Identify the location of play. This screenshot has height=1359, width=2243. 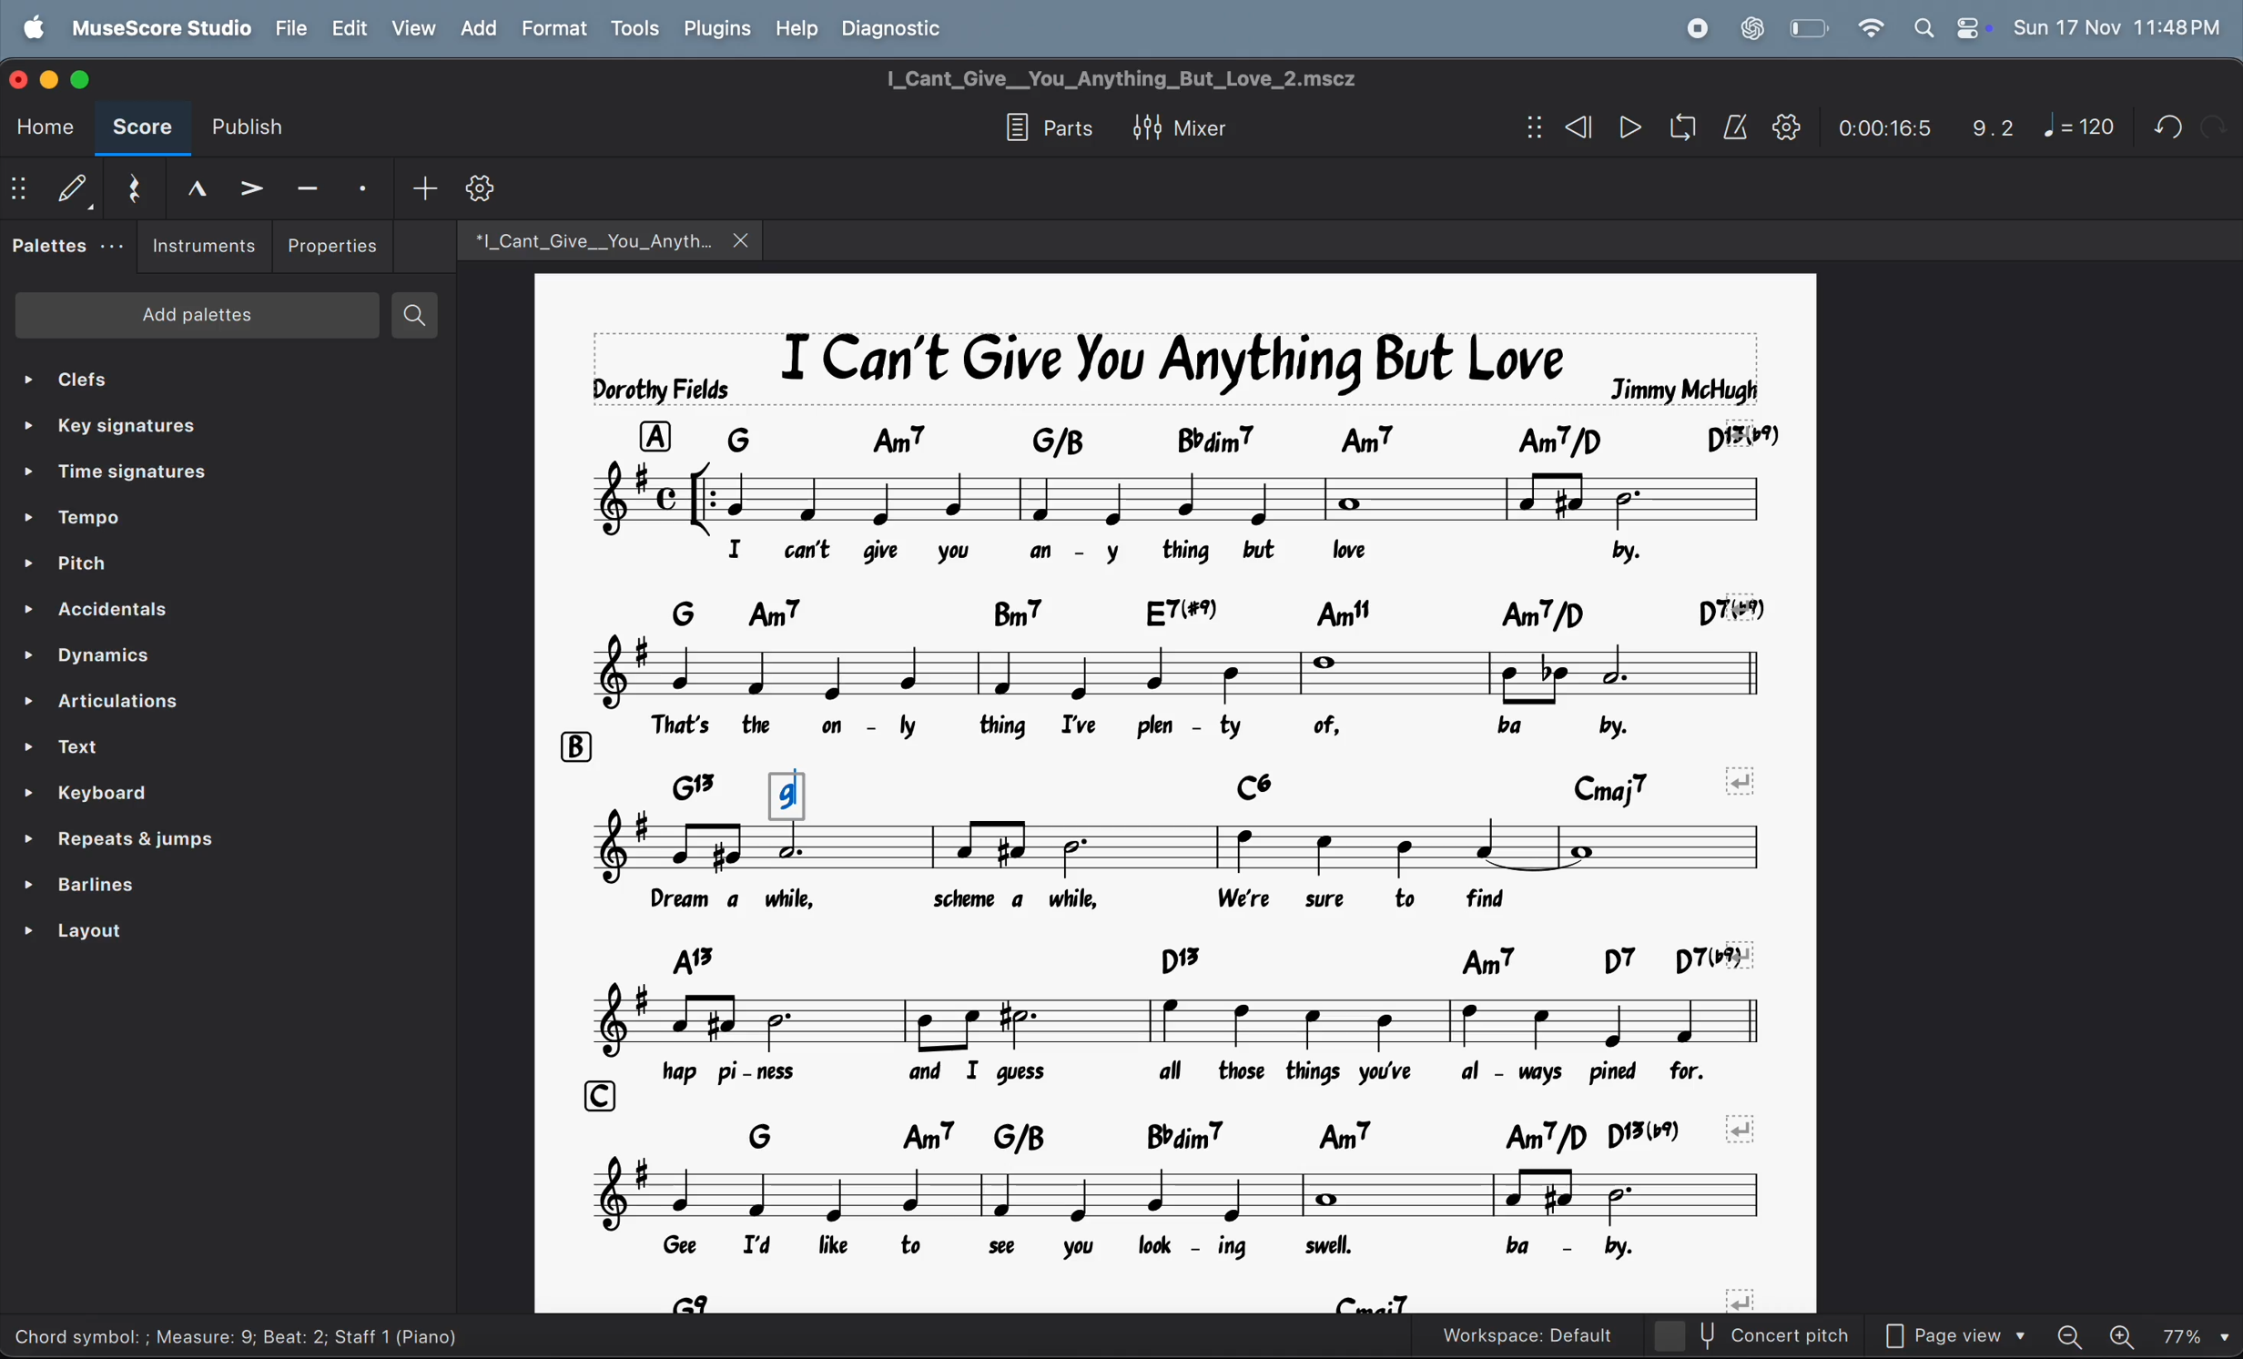
(1622, 127).